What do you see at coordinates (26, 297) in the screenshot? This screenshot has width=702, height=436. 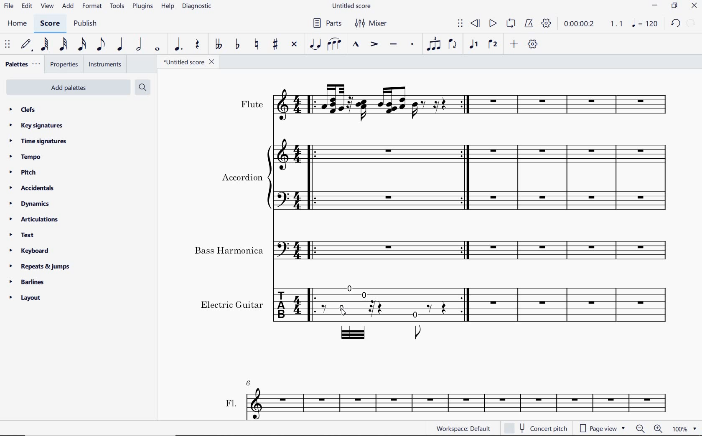 I see `layout` at bounding box center [26, 297].